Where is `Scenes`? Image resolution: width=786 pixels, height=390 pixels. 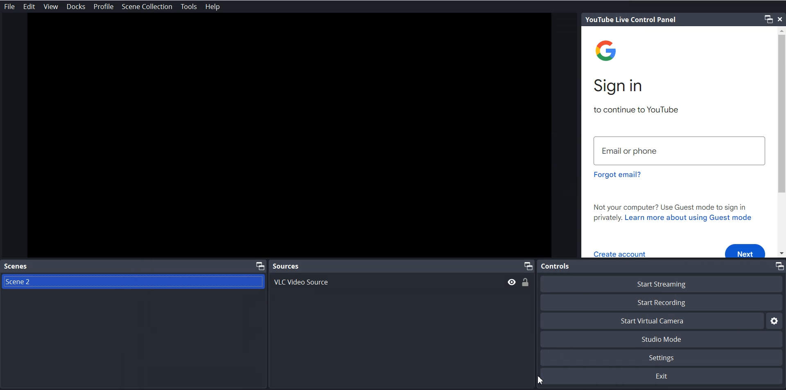 Scenes is located at coordinates (16, 266).